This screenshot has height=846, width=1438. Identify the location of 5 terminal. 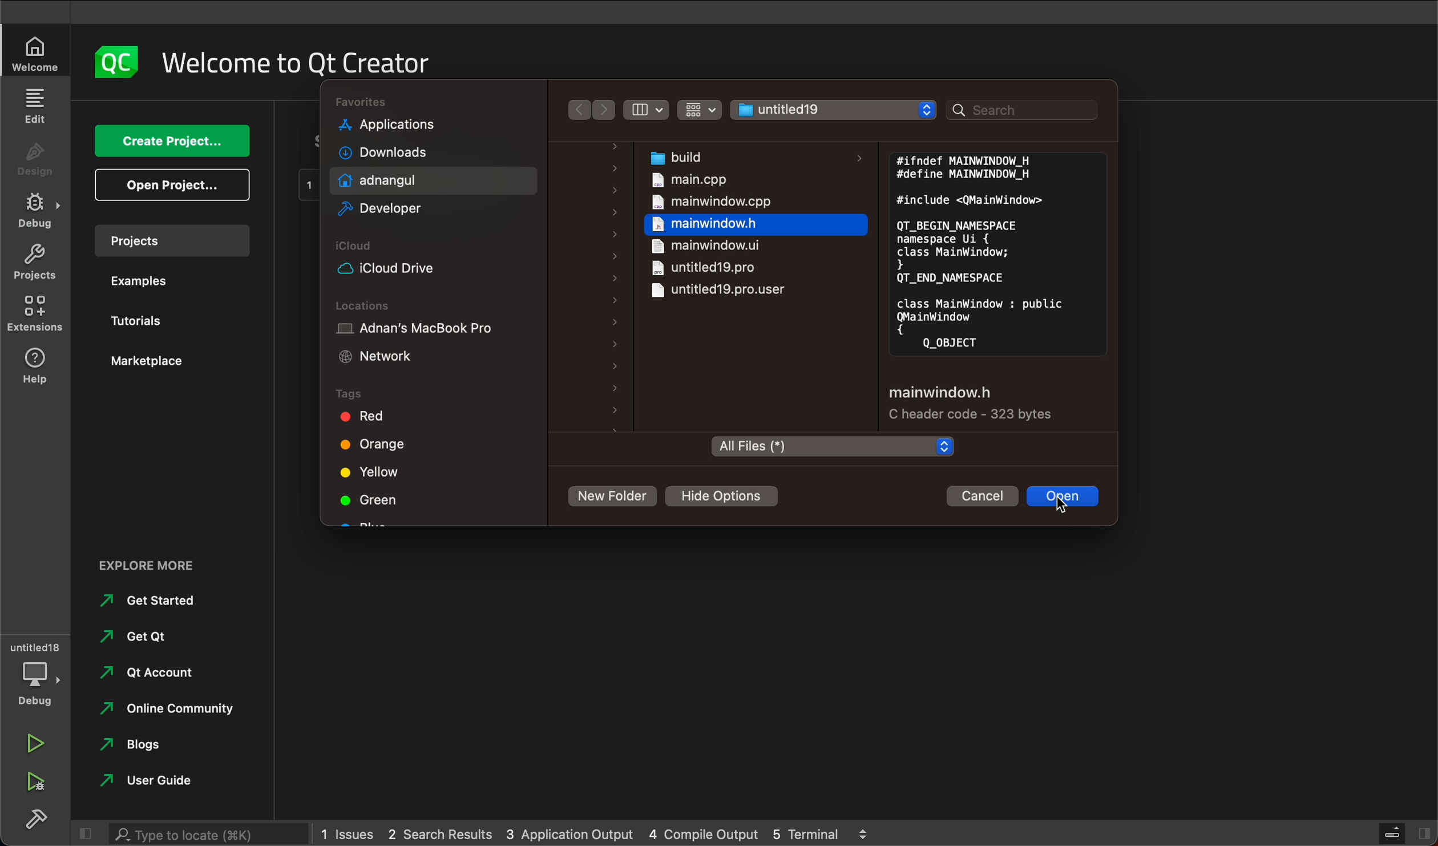
(827, 832).